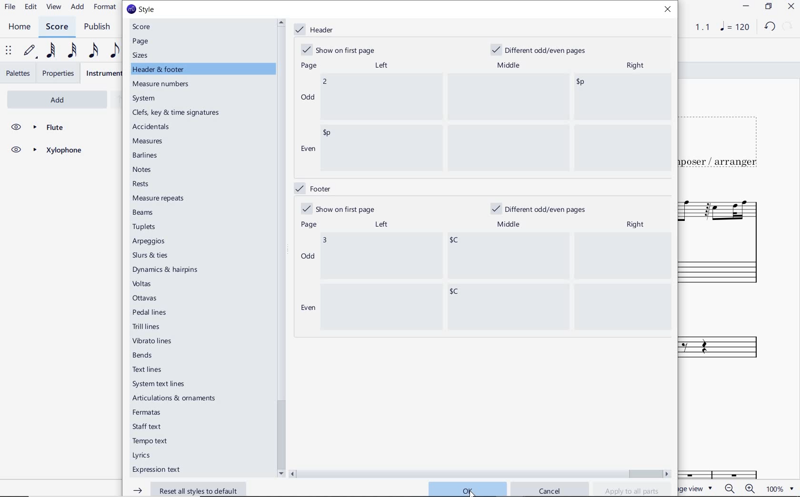 This screenshot has height=497, width=800. I want to click on text lines, so click(148, 369).